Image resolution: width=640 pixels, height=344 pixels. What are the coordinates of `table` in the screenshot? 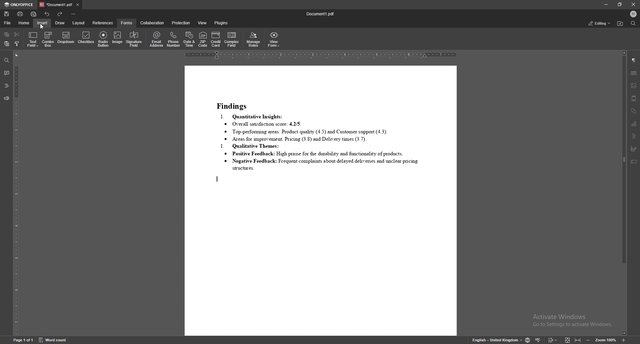 It's located at (634, 73).